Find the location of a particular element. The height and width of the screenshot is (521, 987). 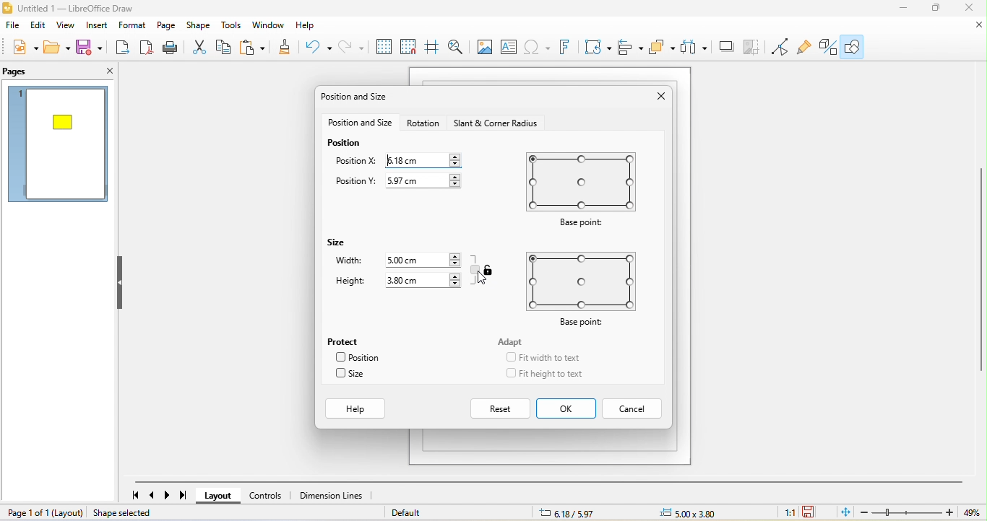

close is located at coordinates (971, 10).